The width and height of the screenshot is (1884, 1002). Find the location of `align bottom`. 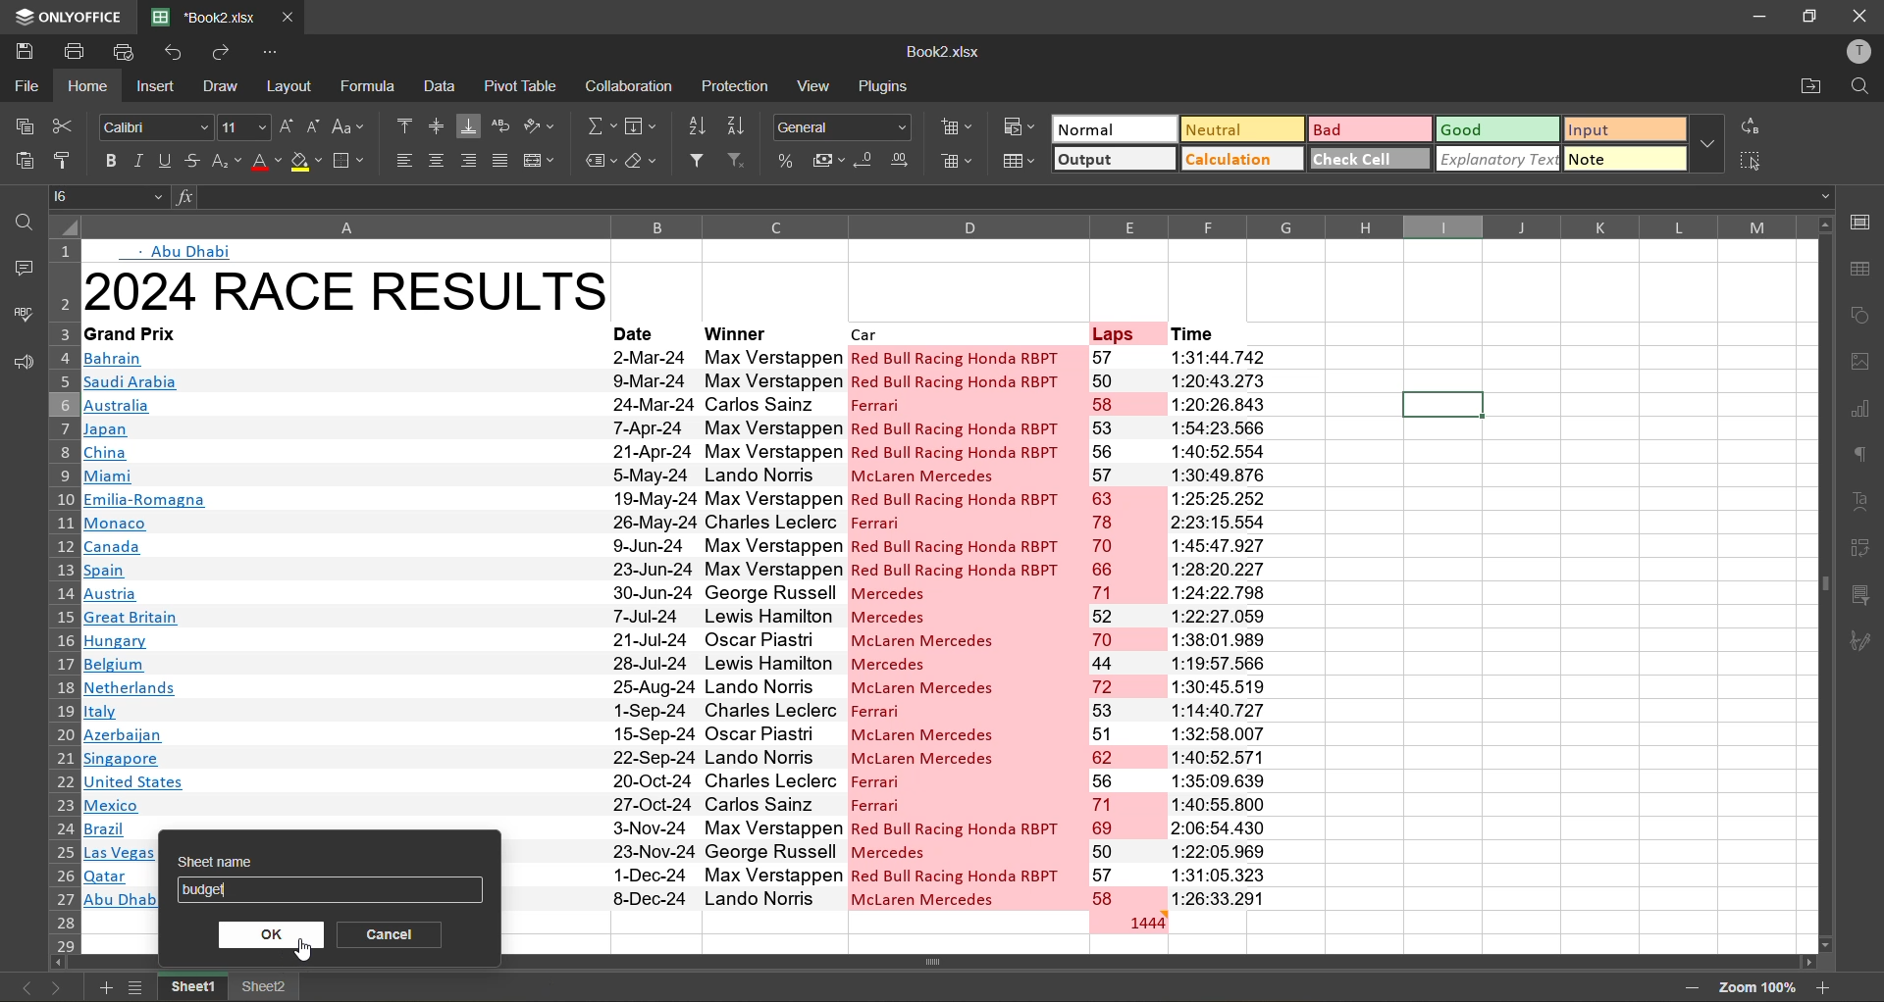

align bottom is located at coordinates (470, 124).